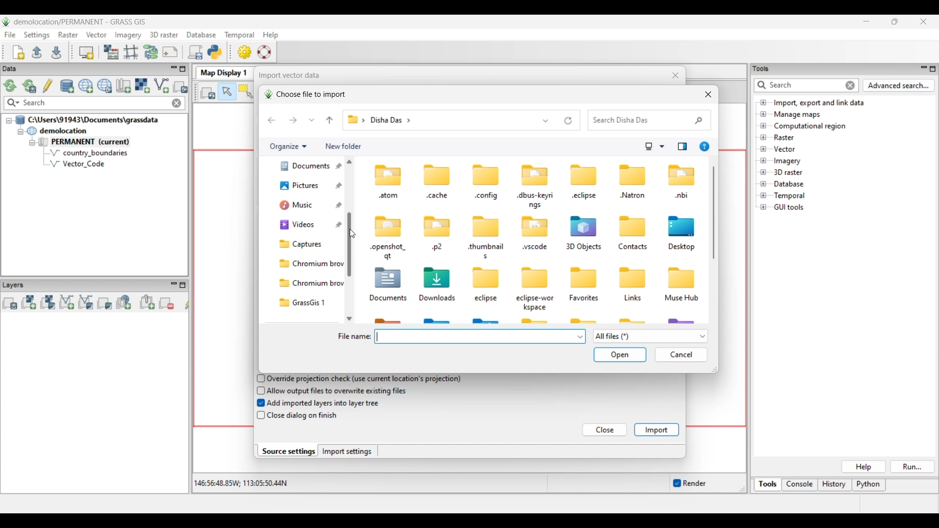 The width and height of the screenshot is (939, 528). I want to click on -openshot_
at, so click(389, 252).